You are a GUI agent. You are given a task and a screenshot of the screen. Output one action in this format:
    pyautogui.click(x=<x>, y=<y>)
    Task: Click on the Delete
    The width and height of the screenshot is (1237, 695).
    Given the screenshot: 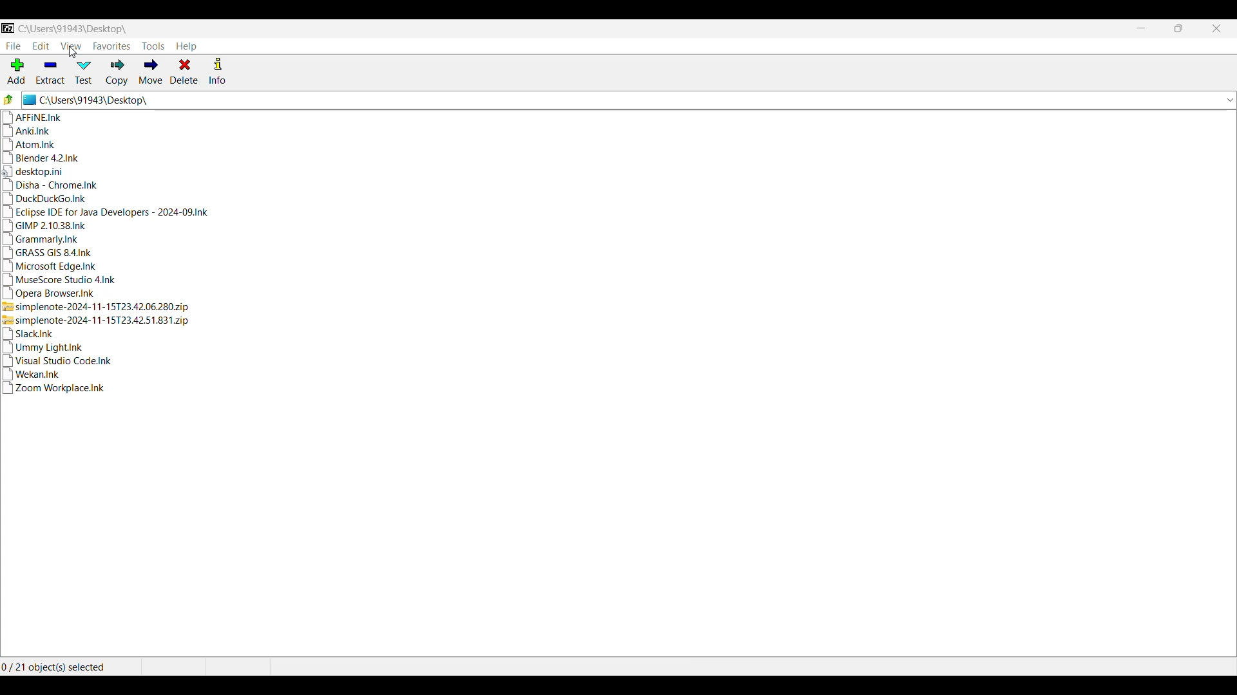 What is the action you would take?
    pyautogui.click(x=184, y=71)
    